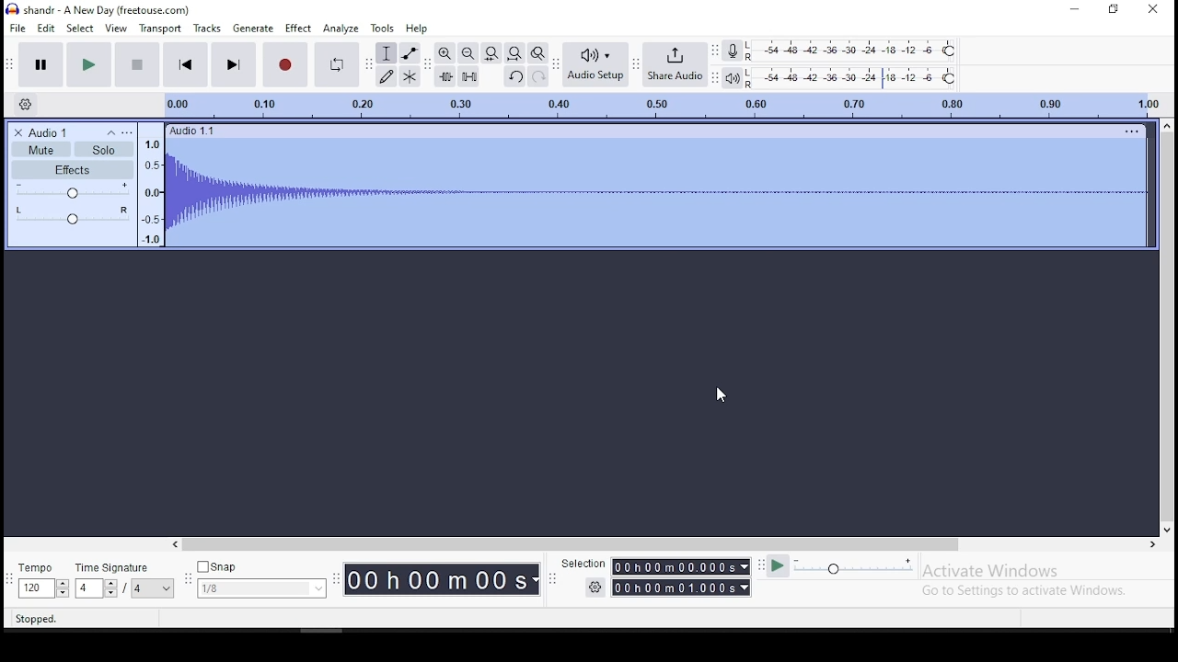  Describe the element at coordinates (253, 29) in the screenshot. I see `generate` at that location.